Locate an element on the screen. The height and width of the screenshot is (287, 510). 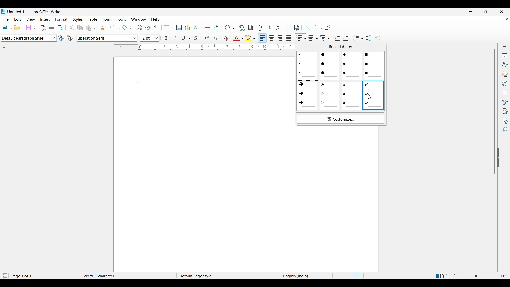
save document is located at coordinates (31, 27).